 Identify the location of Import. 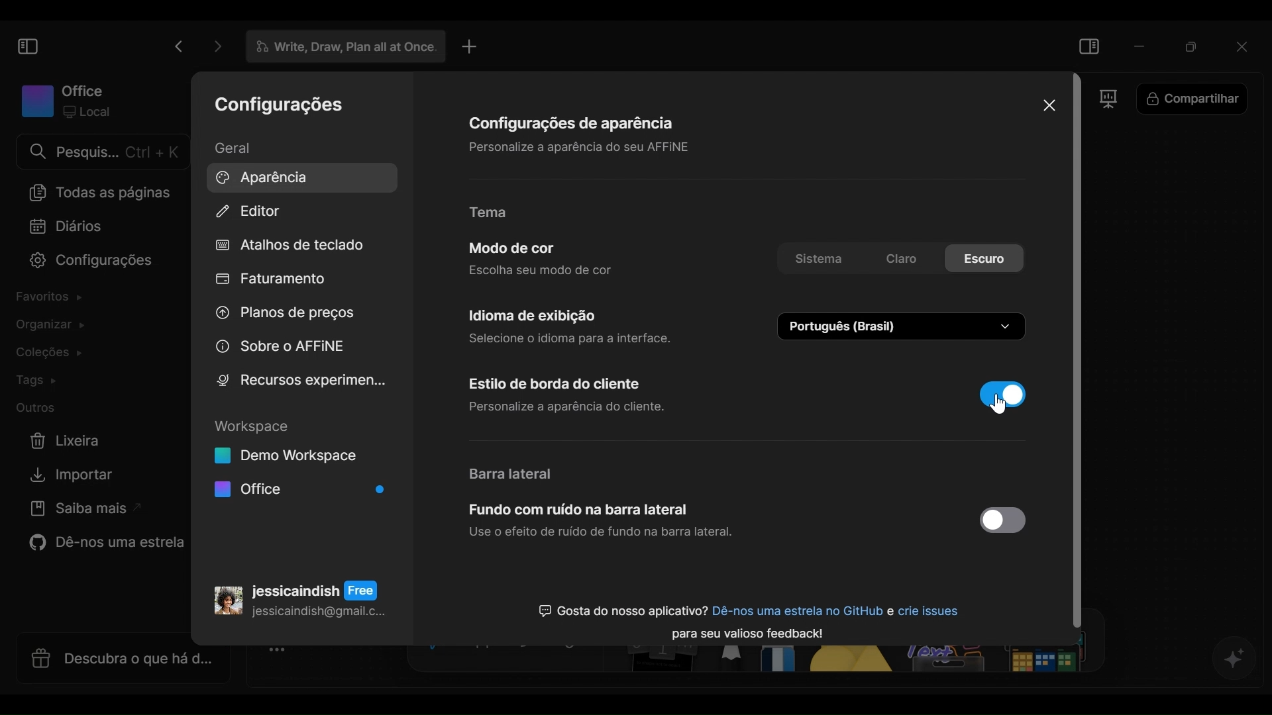
(67, 475).